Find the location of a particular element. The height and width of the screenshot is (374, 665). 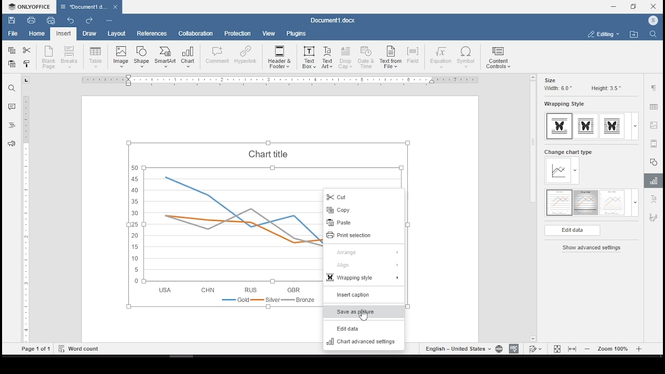

equation is located at coordinates (441, 57).